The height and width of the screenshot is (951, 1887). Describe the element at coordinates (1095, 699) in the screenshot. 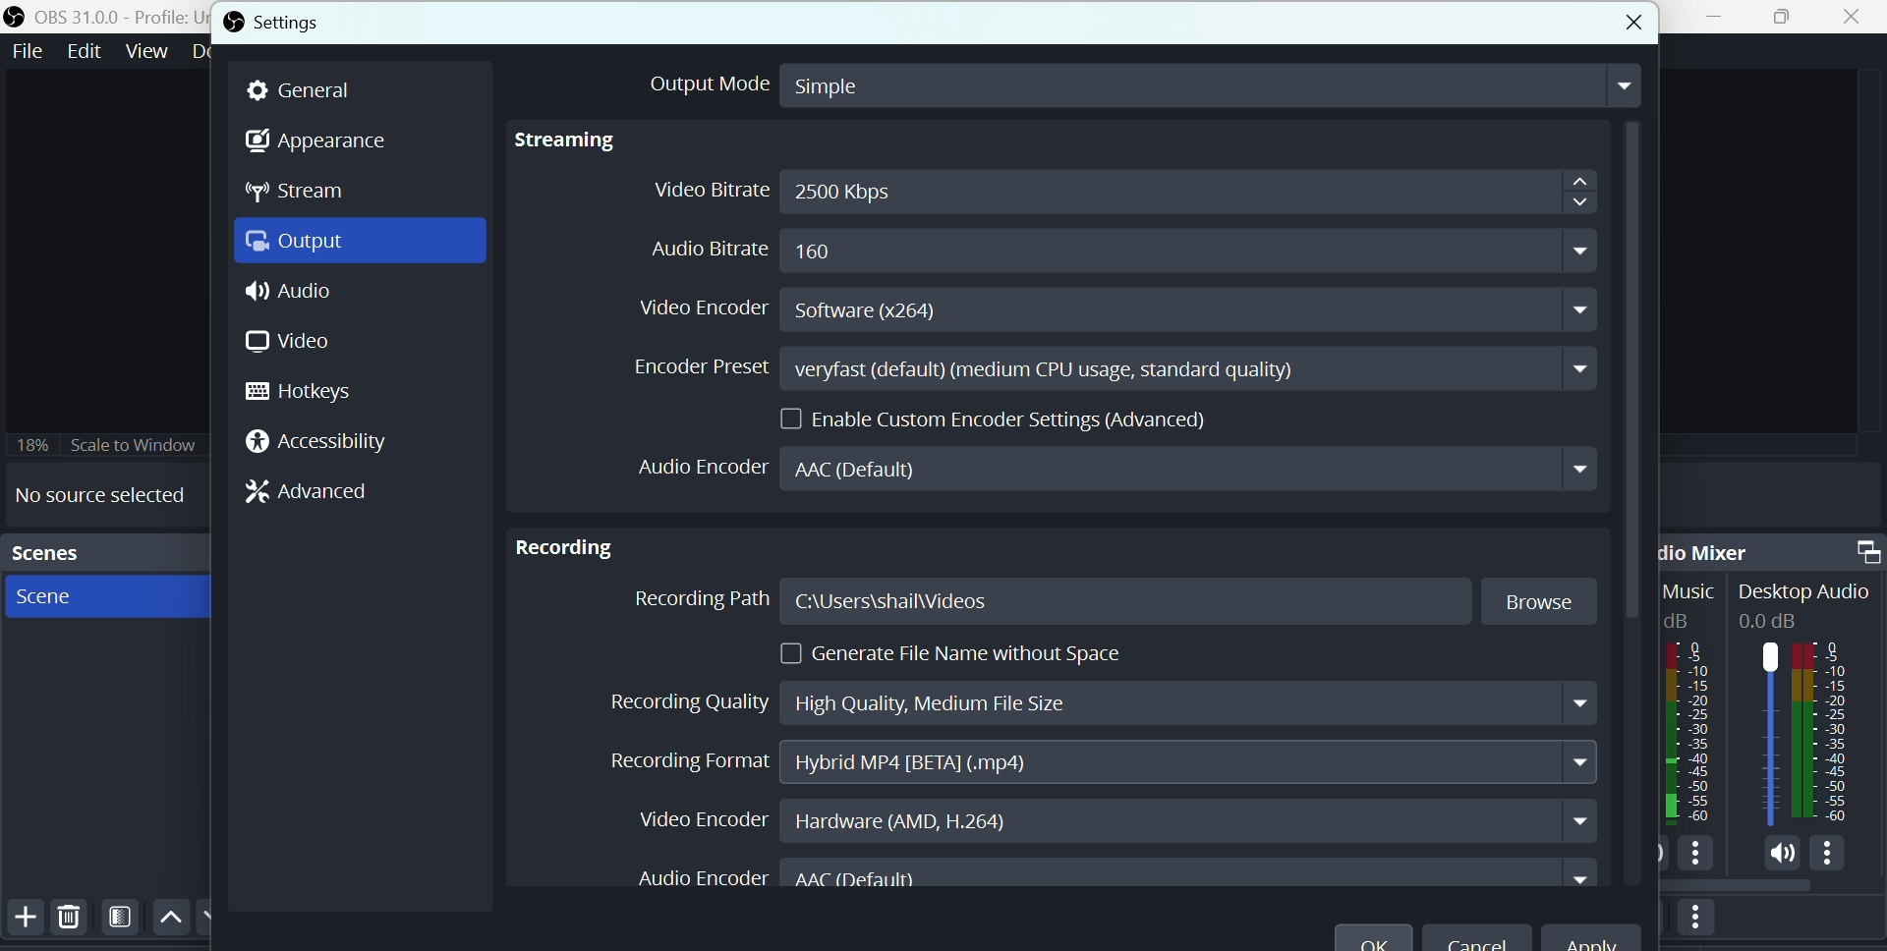

I see `Recording quality` at that location.